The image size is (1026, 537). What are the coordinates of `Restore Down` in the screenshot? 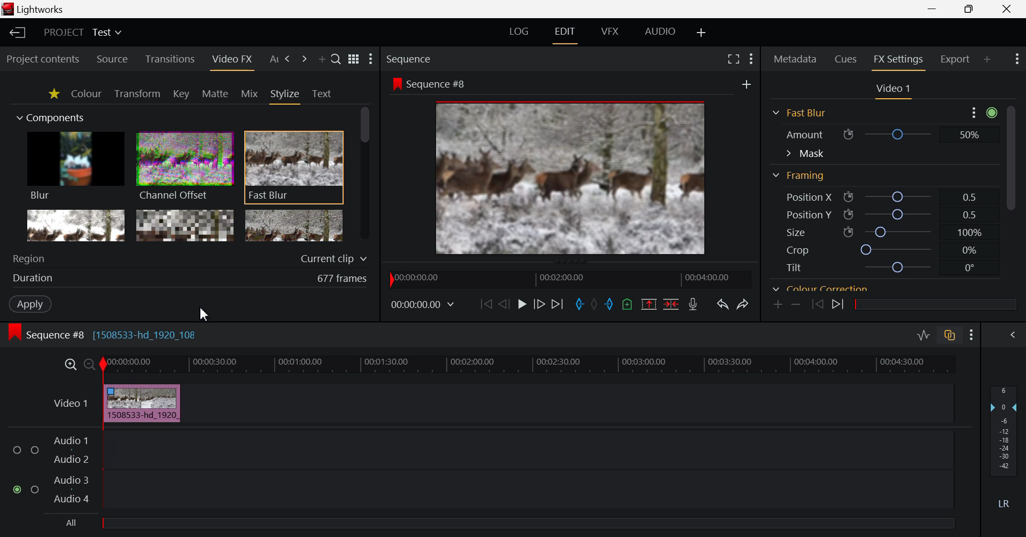 It's located at (936, 9).